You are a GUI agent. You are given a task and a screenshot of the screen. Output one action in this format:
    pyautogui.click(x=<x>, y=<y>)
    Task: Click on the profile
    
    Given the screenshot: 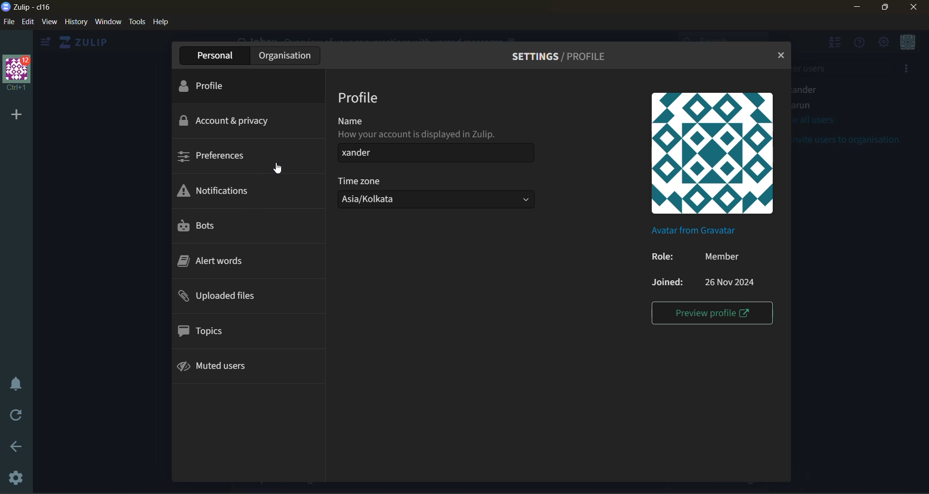 What is the action you would take?
    pyautogui.click(x=215, y=83)
    